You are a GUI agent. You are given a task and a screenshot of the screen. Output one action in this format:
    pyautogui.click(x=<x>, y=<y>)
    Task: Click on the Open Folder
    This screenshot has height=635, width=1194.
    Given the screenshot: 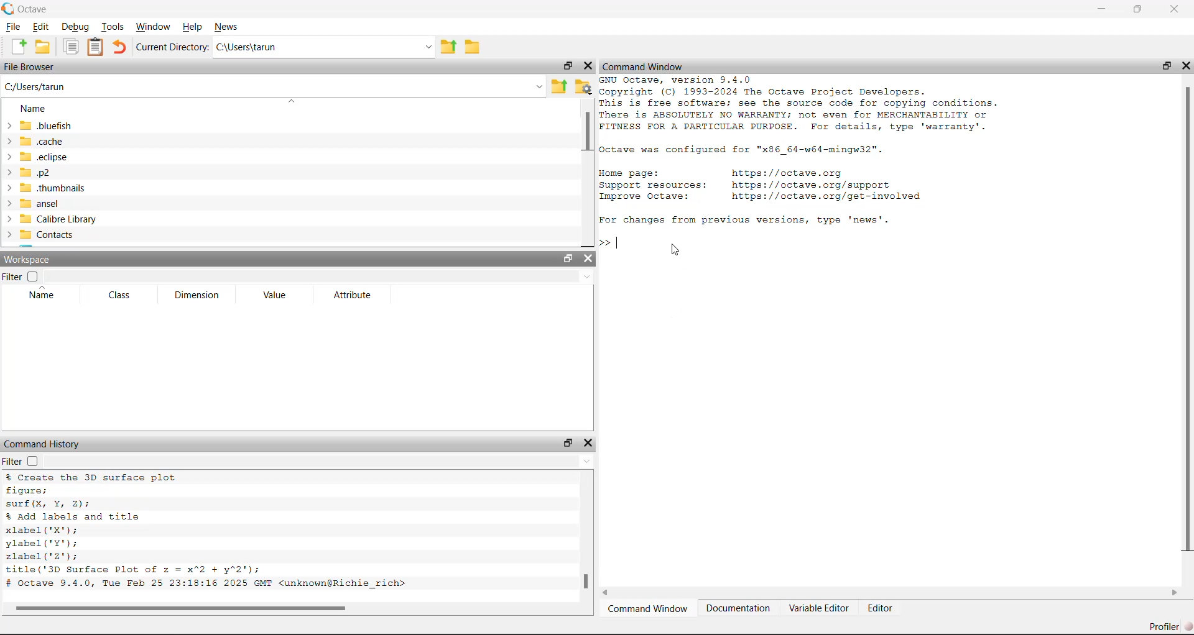 What is the action you would take?
    pyautogui.click(x=44, y=47)
    